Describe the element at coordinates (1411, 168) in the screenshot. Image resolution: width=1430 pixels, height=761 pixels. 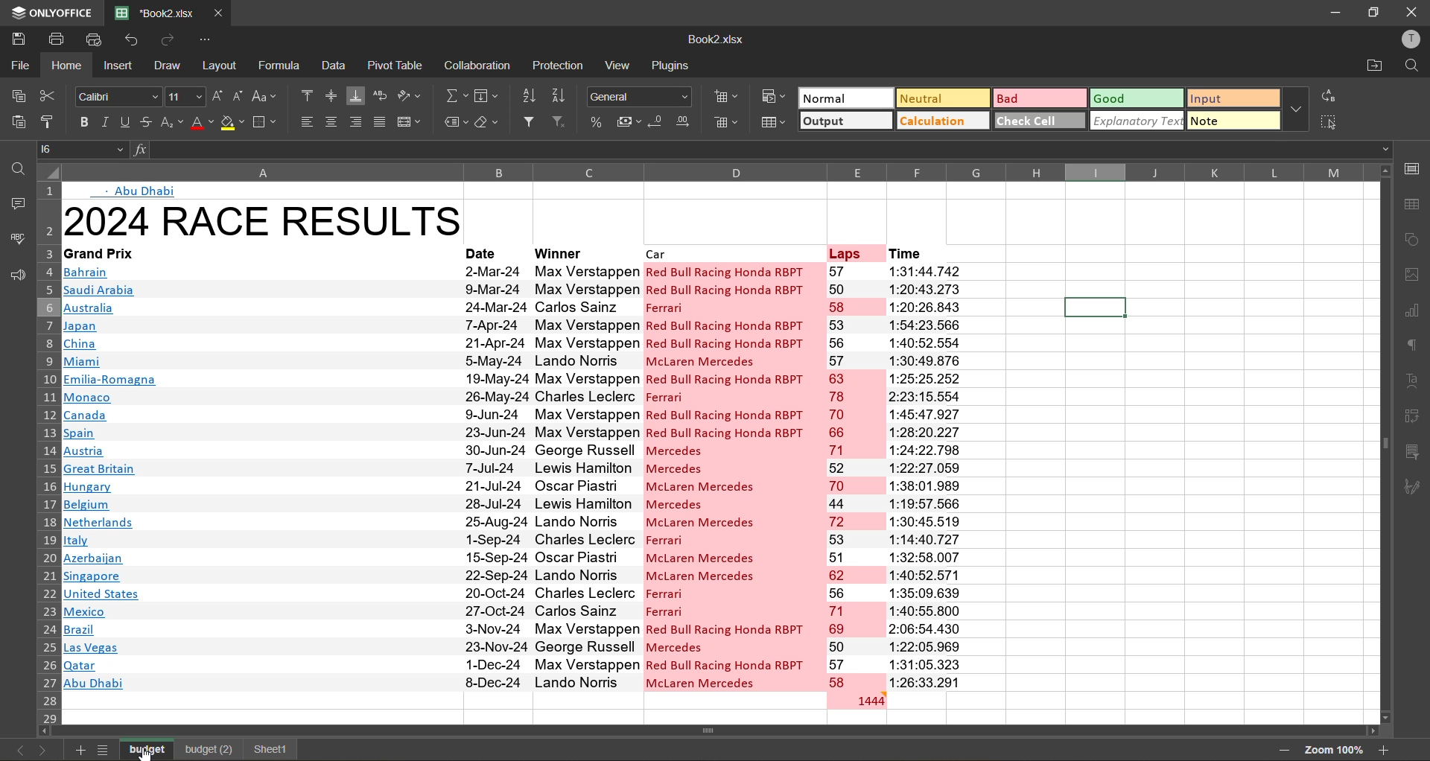
I see `call settings` at that location.